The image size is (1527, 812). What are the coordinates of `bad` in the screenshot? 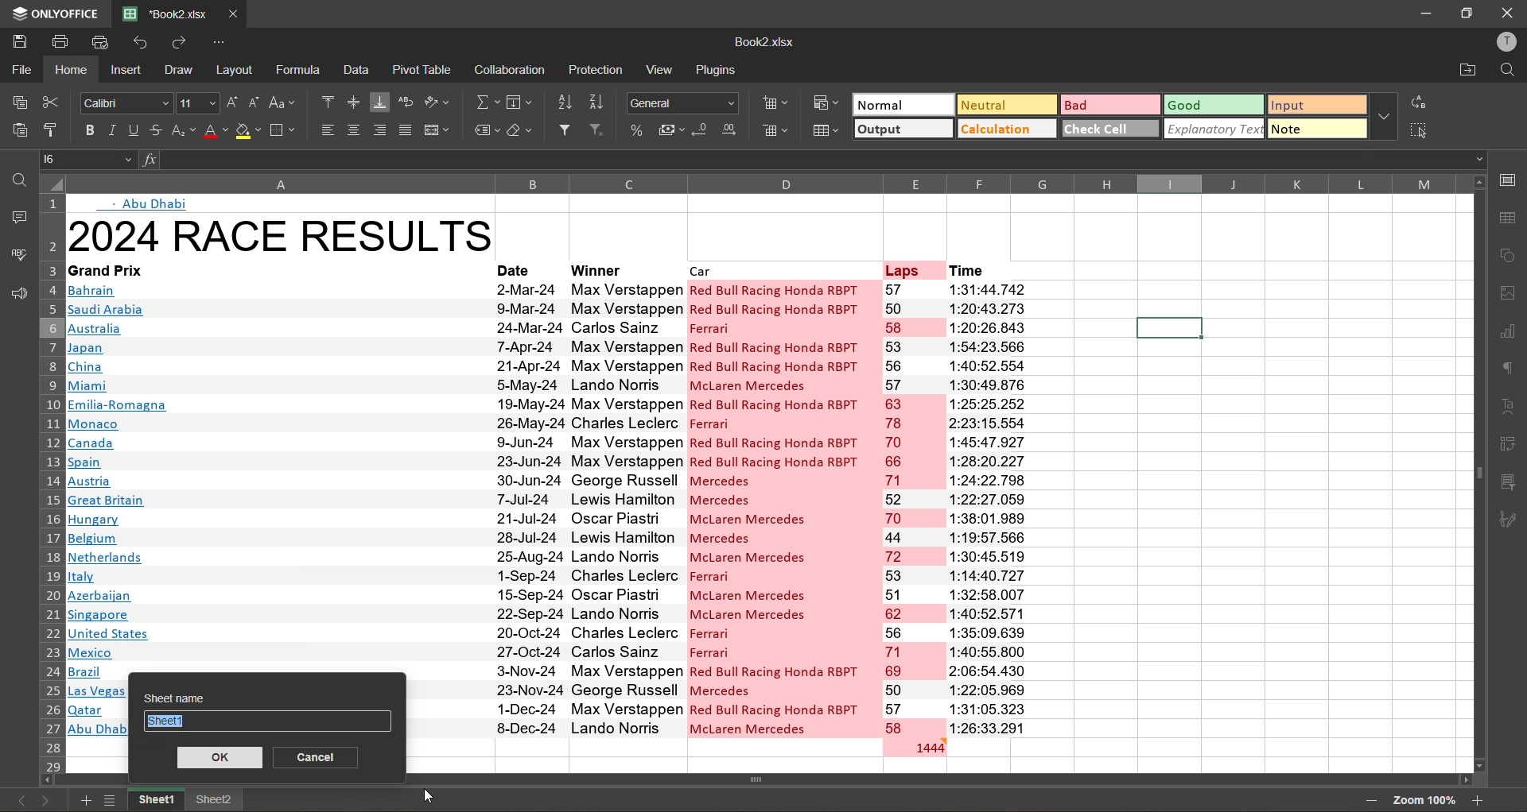 It's located at (1107, 102).